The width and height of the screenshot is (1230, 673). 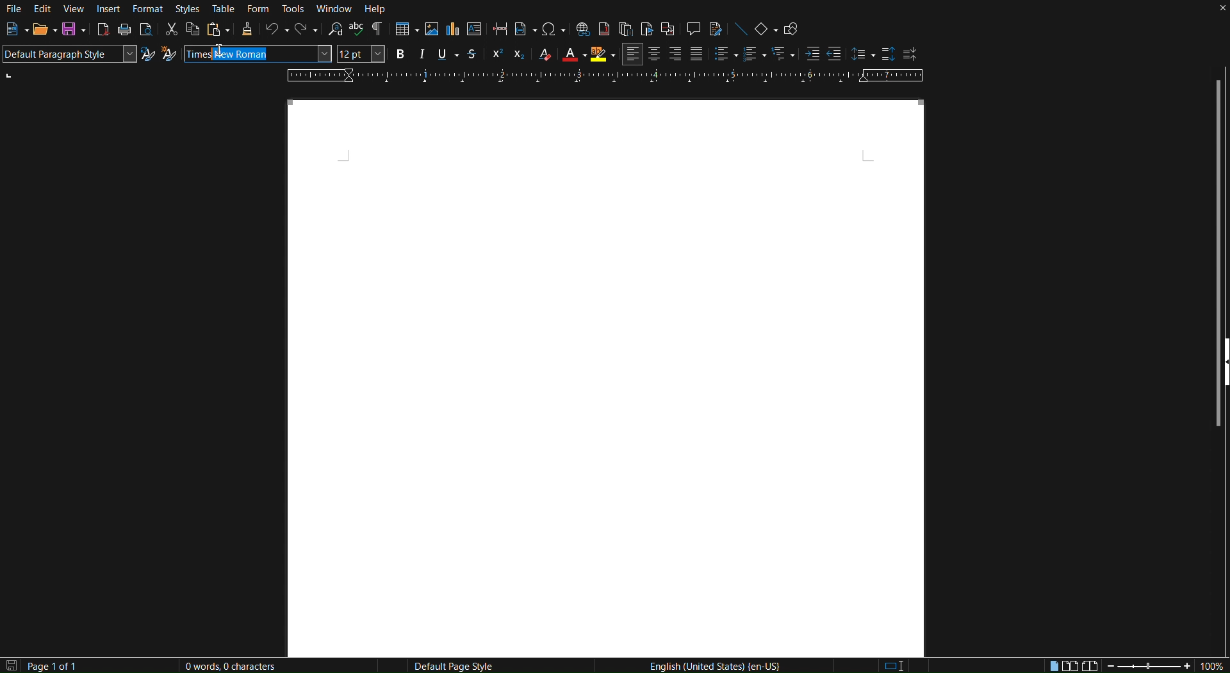 I want to click on Insert Line, so click(x=741, y=31).